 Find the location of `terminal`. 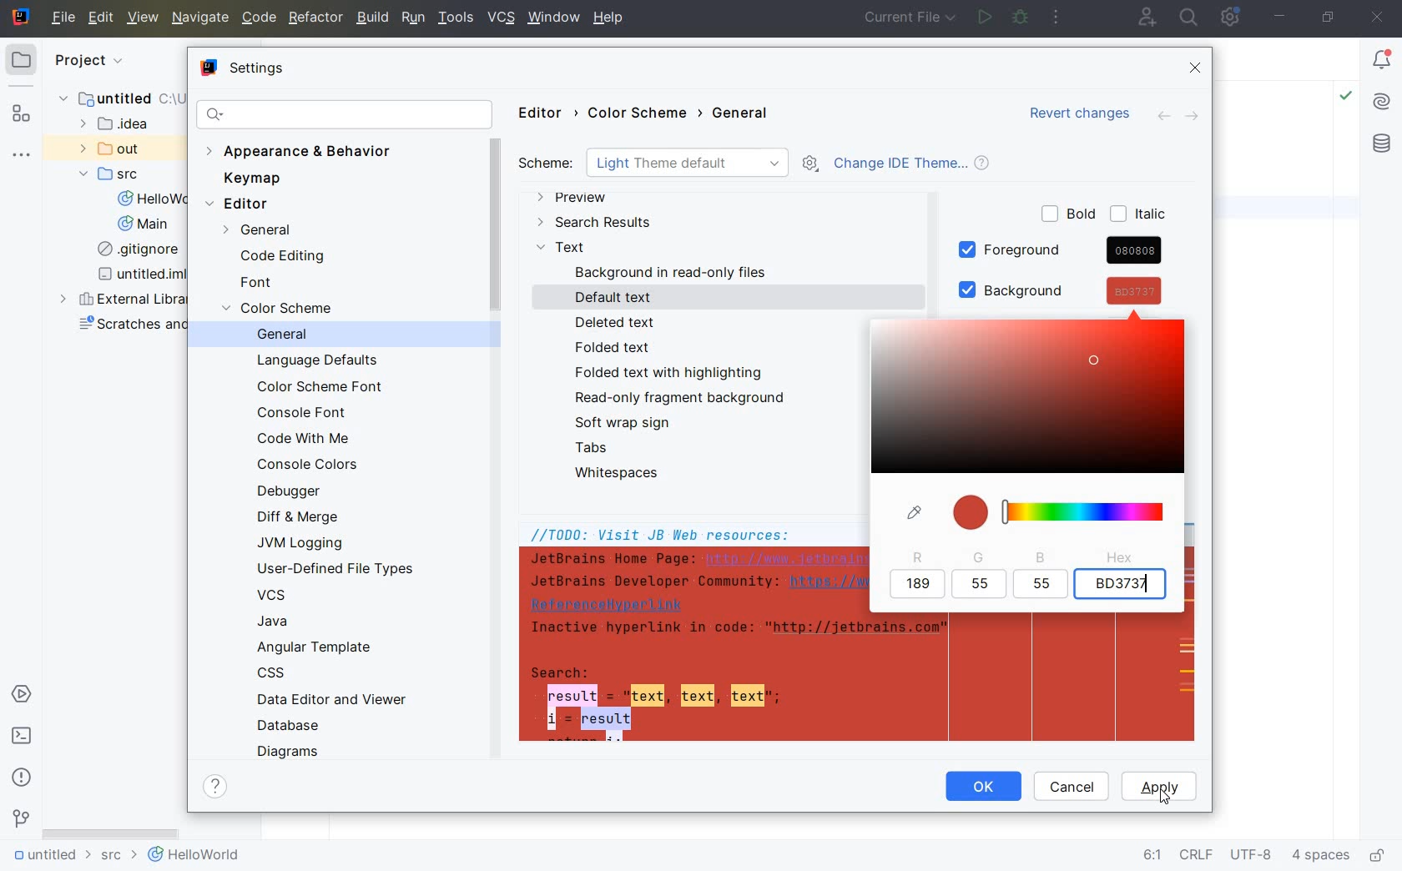

terminal is located at coordinates (23, 737).